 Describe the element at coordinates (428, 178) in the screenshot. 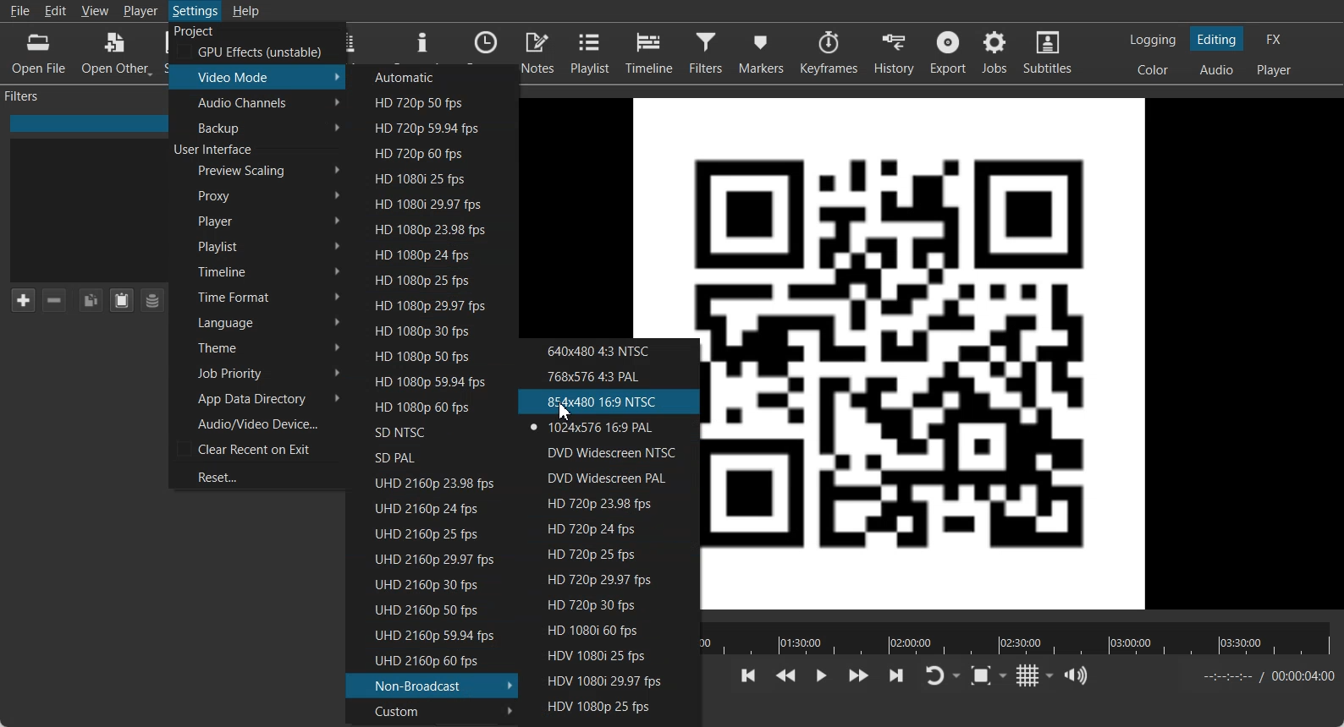

I see `HD 1080i 25 fps` at that location.